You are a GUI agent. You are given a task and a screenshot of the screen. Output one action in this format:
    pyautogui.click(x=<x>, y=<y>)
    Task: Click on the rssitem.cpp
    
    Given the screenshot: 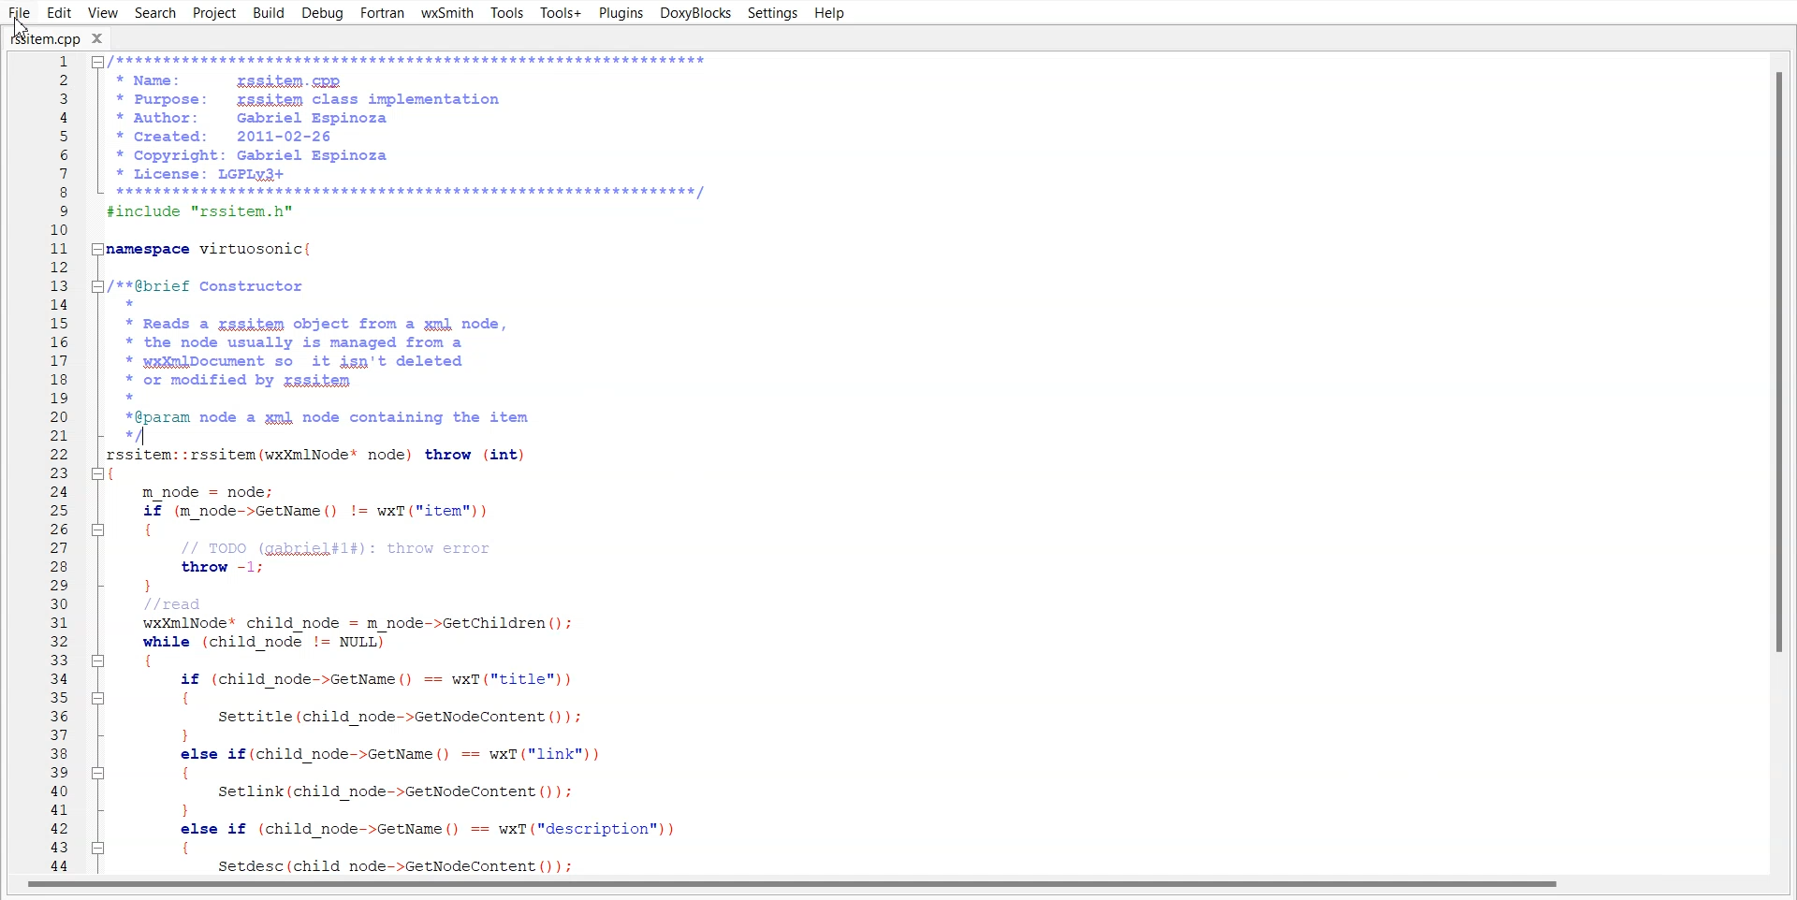 What is the action you would take?
    pyautogui.click(x=55, y=38)
    